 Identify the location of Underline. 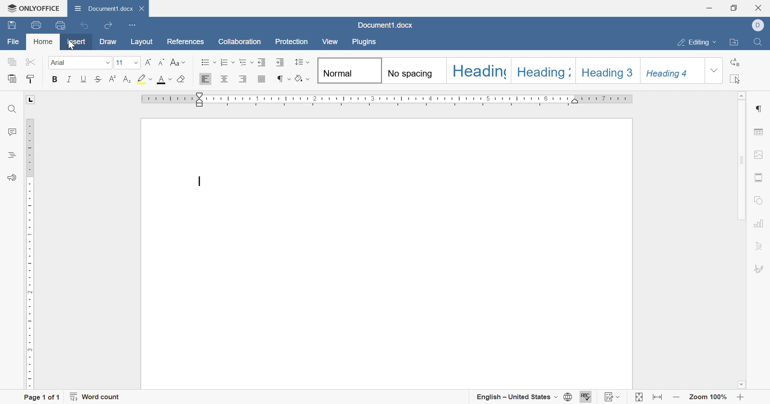
(83, 80).